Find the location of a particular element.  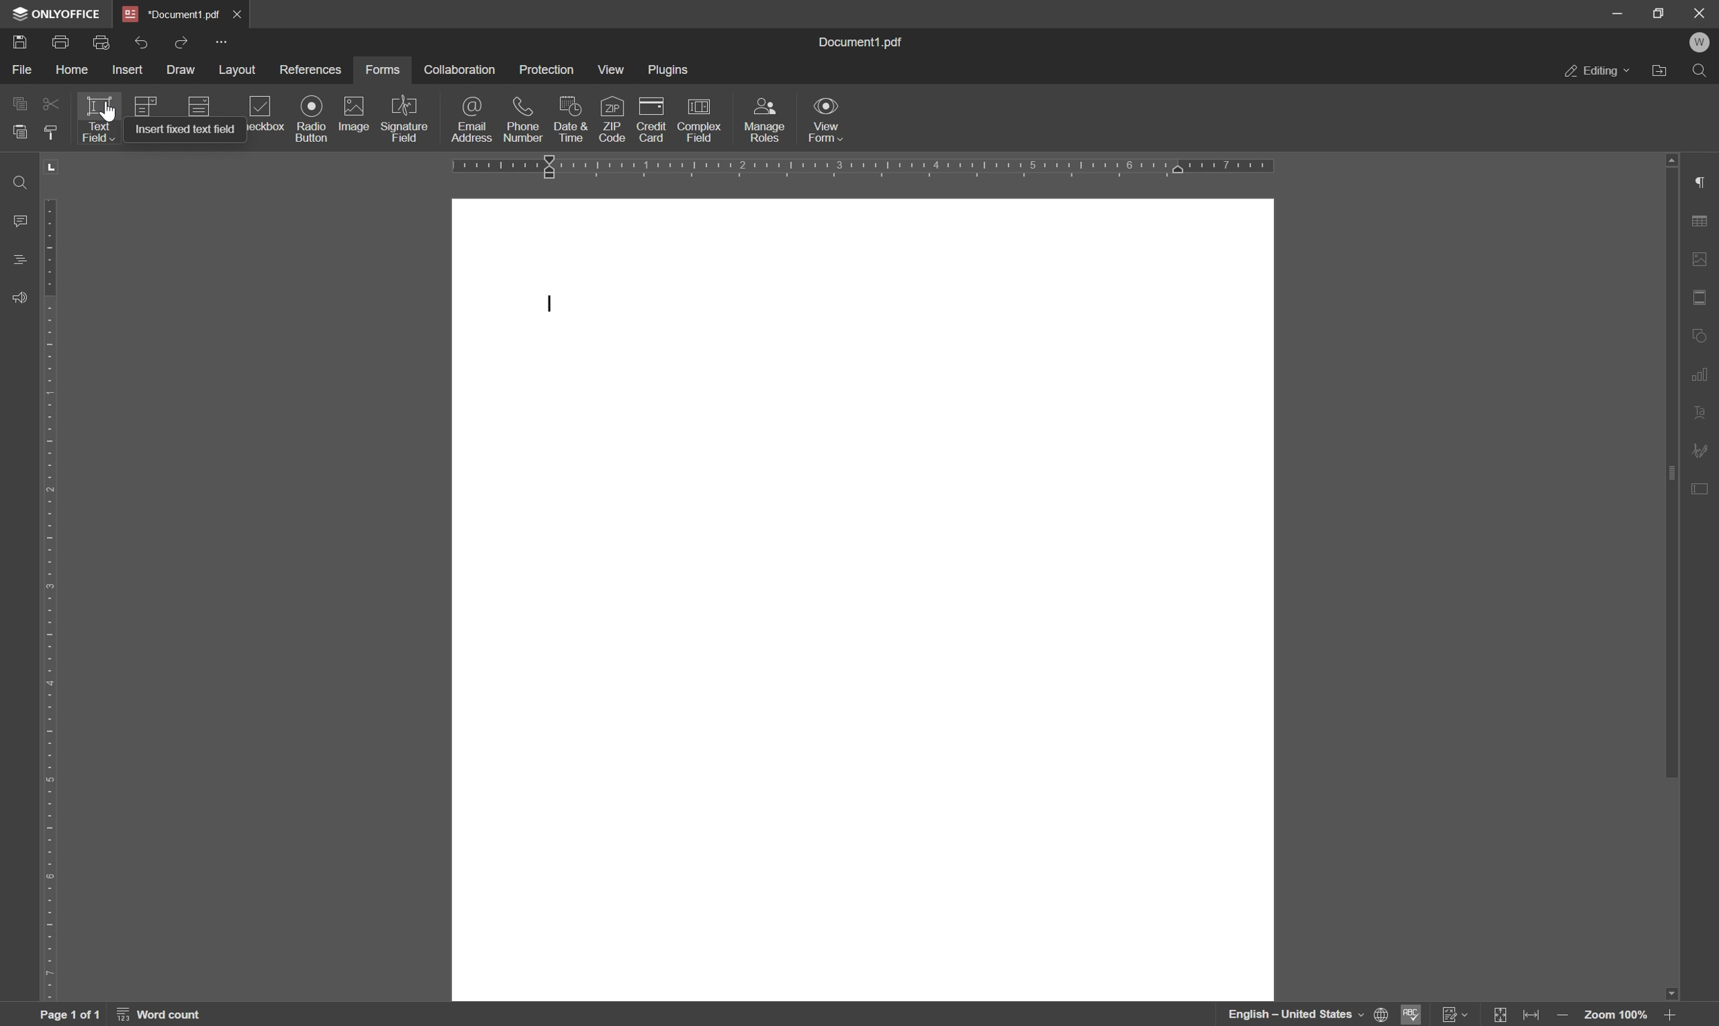

icon is located at coordinates (196, 106).